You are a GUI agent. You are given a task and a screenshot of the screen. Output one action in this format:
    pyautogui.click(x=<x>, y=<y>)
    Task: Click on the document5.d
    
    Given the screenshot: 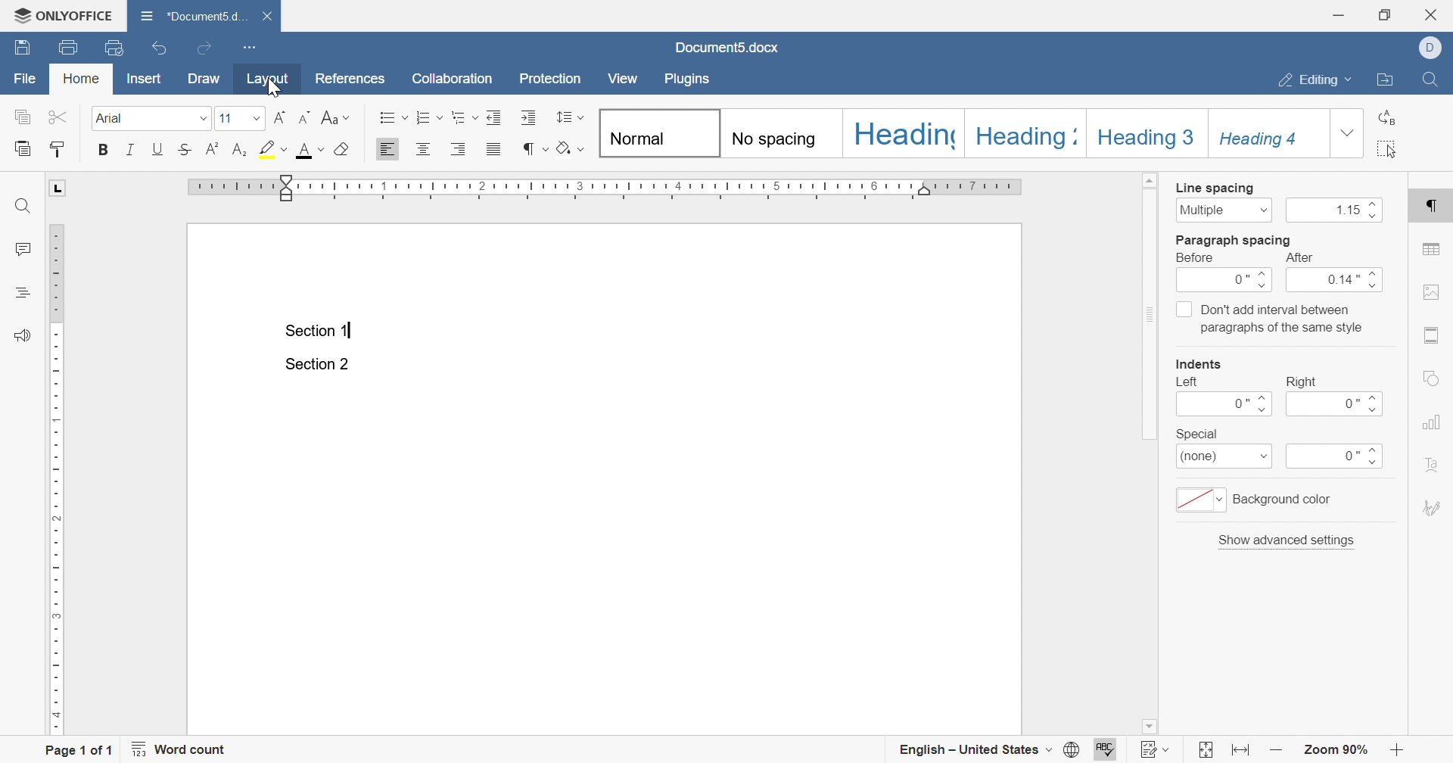 What is the action you would take?
    pyautogui.click(x=195, y=15)
    